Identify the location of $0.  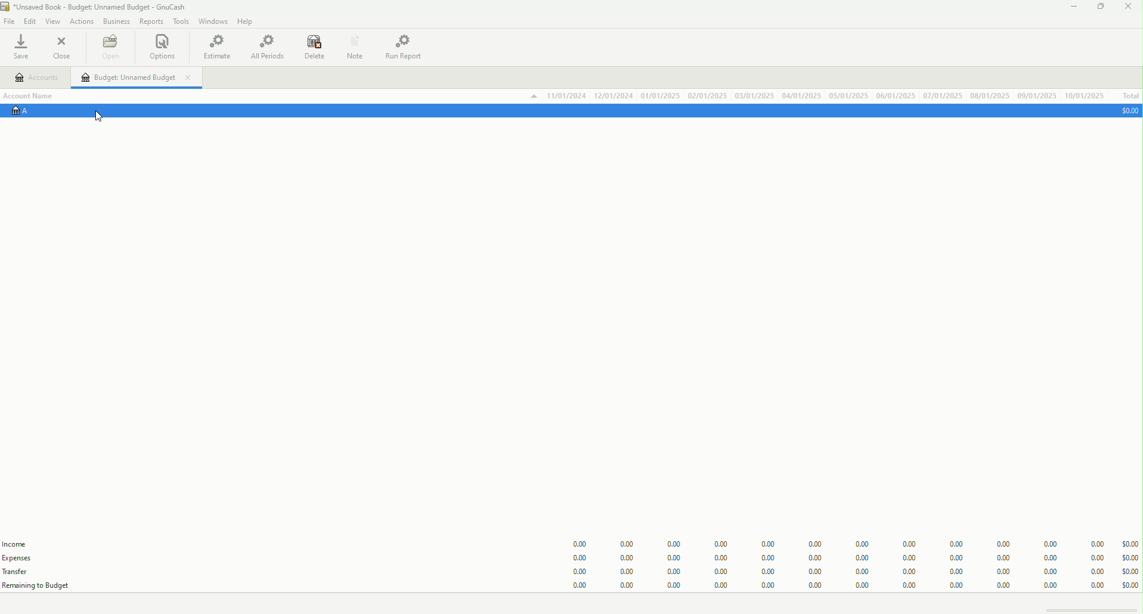
(1126, 112).